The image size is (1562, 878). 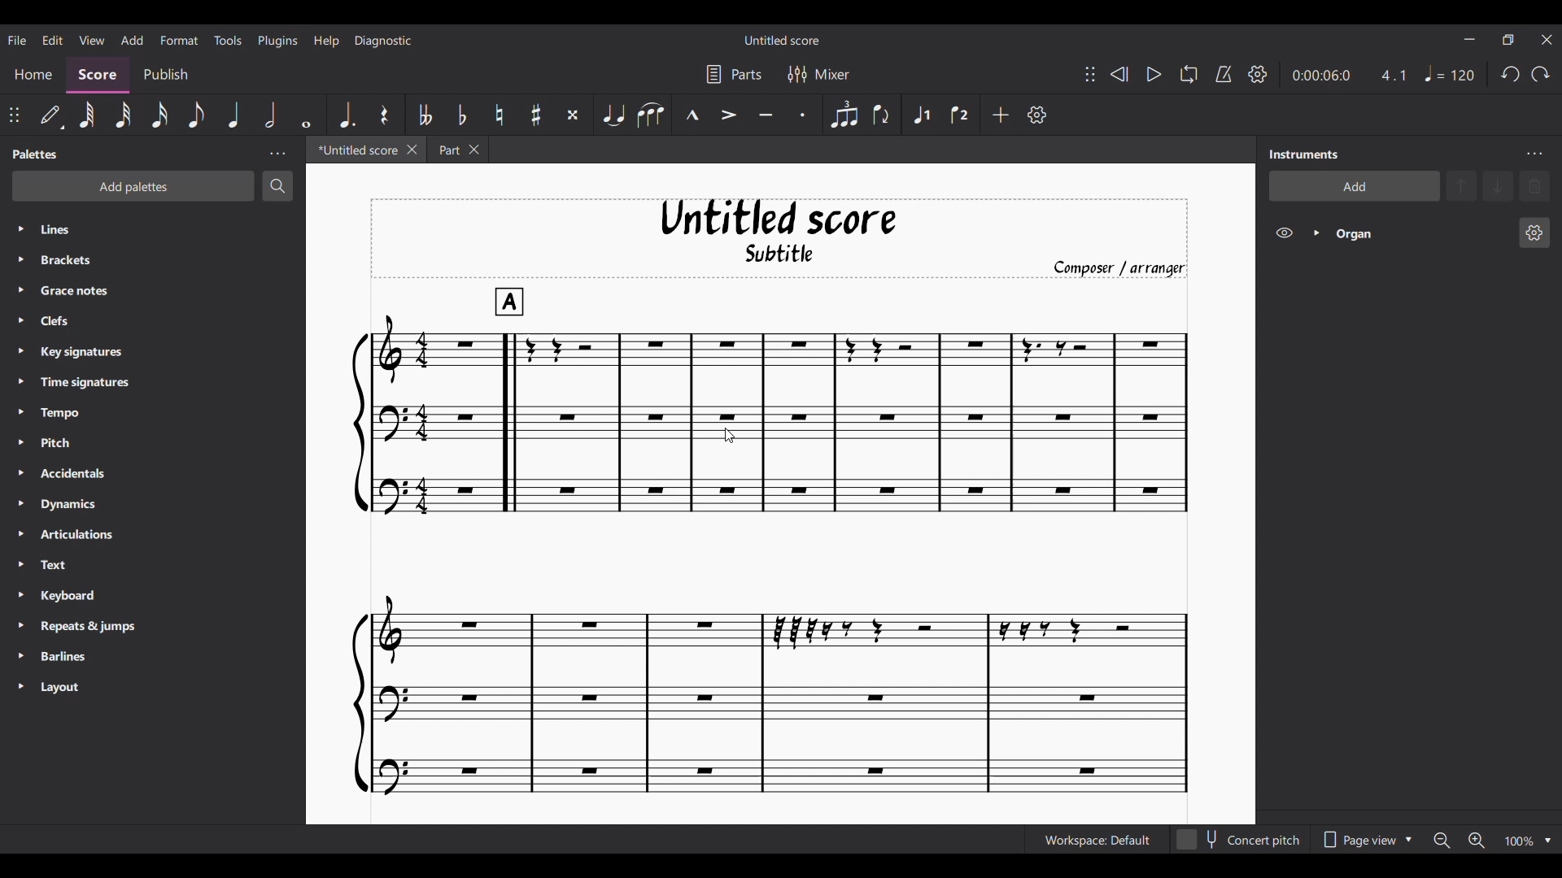 What do you see at coordinates (1534, 154) in the screenshot?
I see `Instruments panel settings` at bounding box center [1534, 154].